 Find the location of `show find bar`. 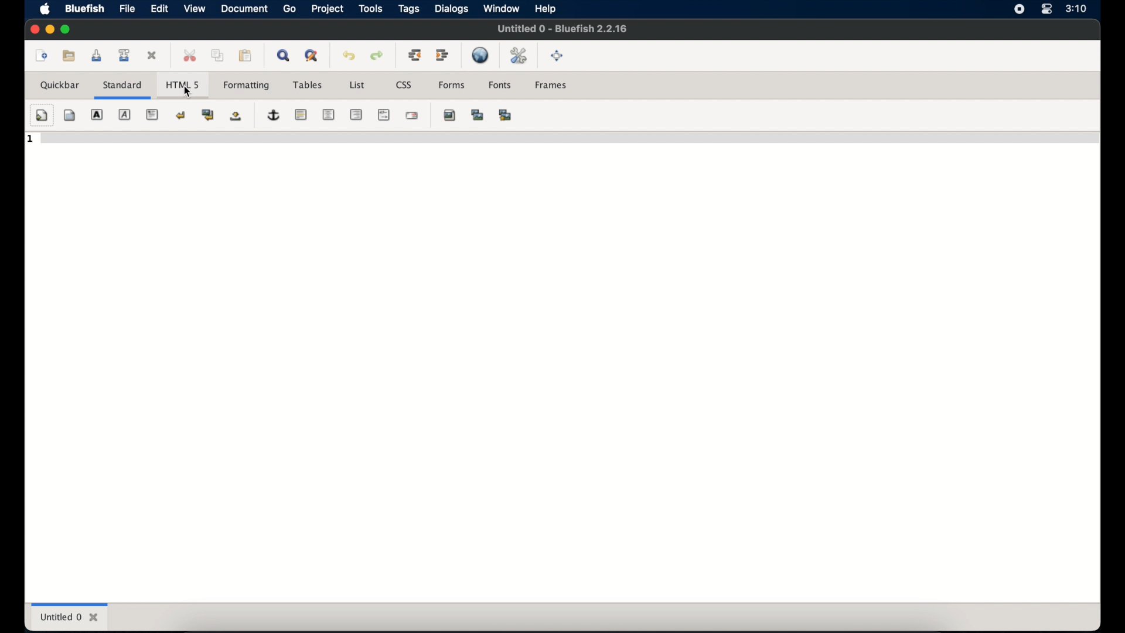

show find bar is located at coordinates (285, 55).